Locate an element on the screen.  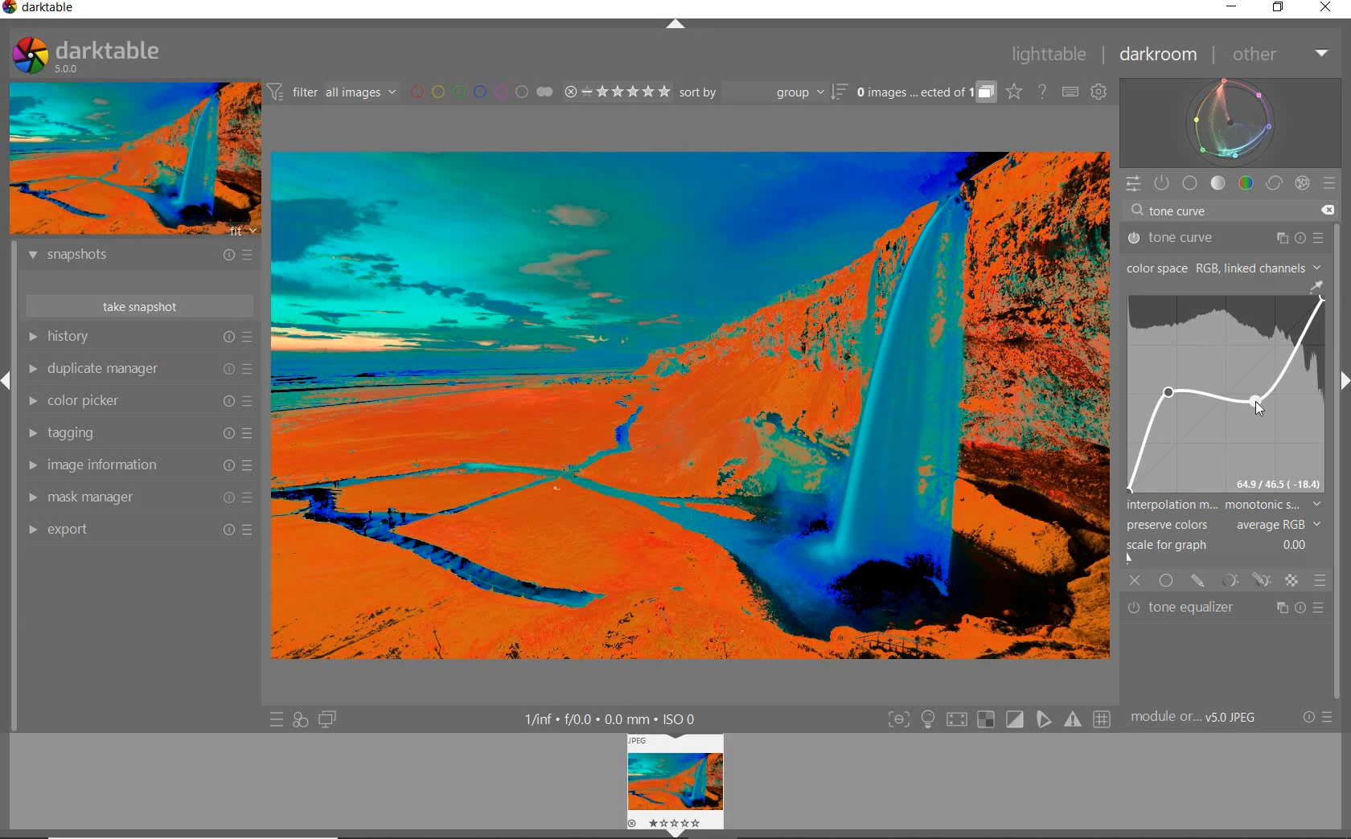
DISPLAYED GUI INFO is located at coordinates (614, 718).